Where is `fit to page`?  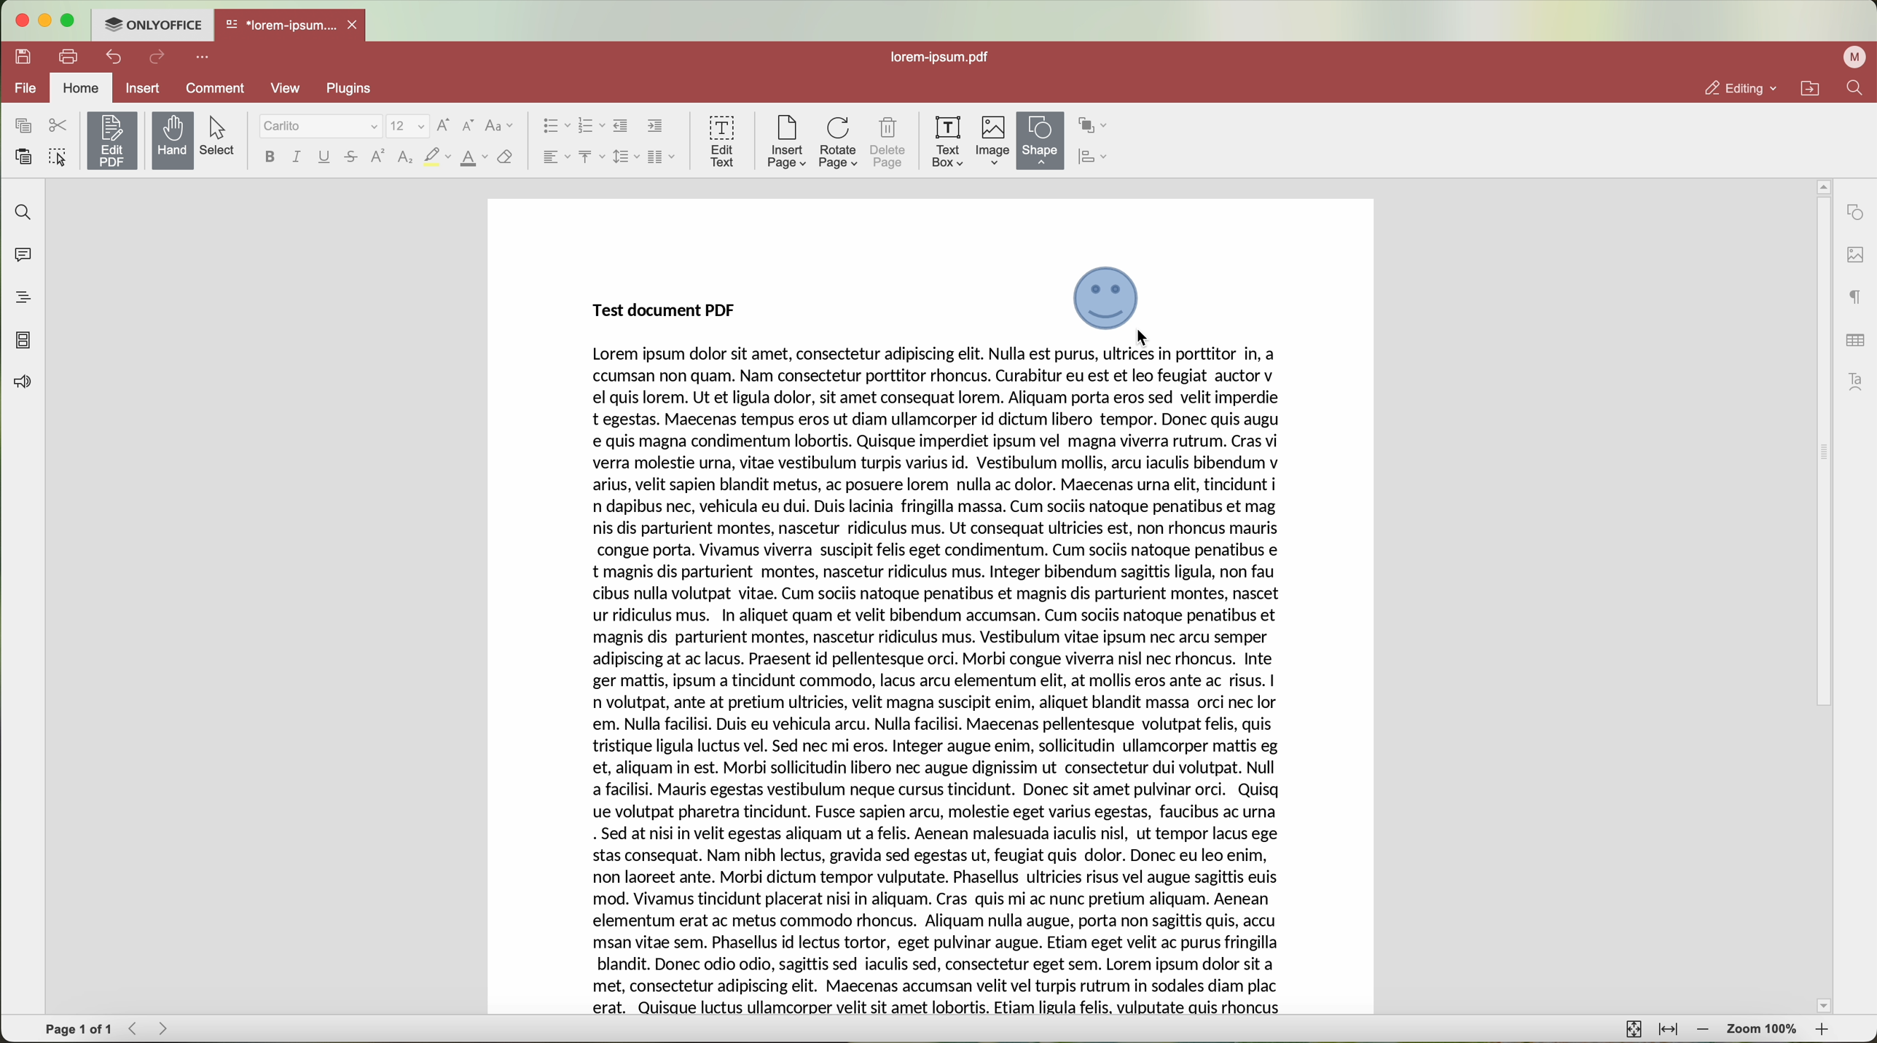
fit to page is located at coordinates (1631, 1029).